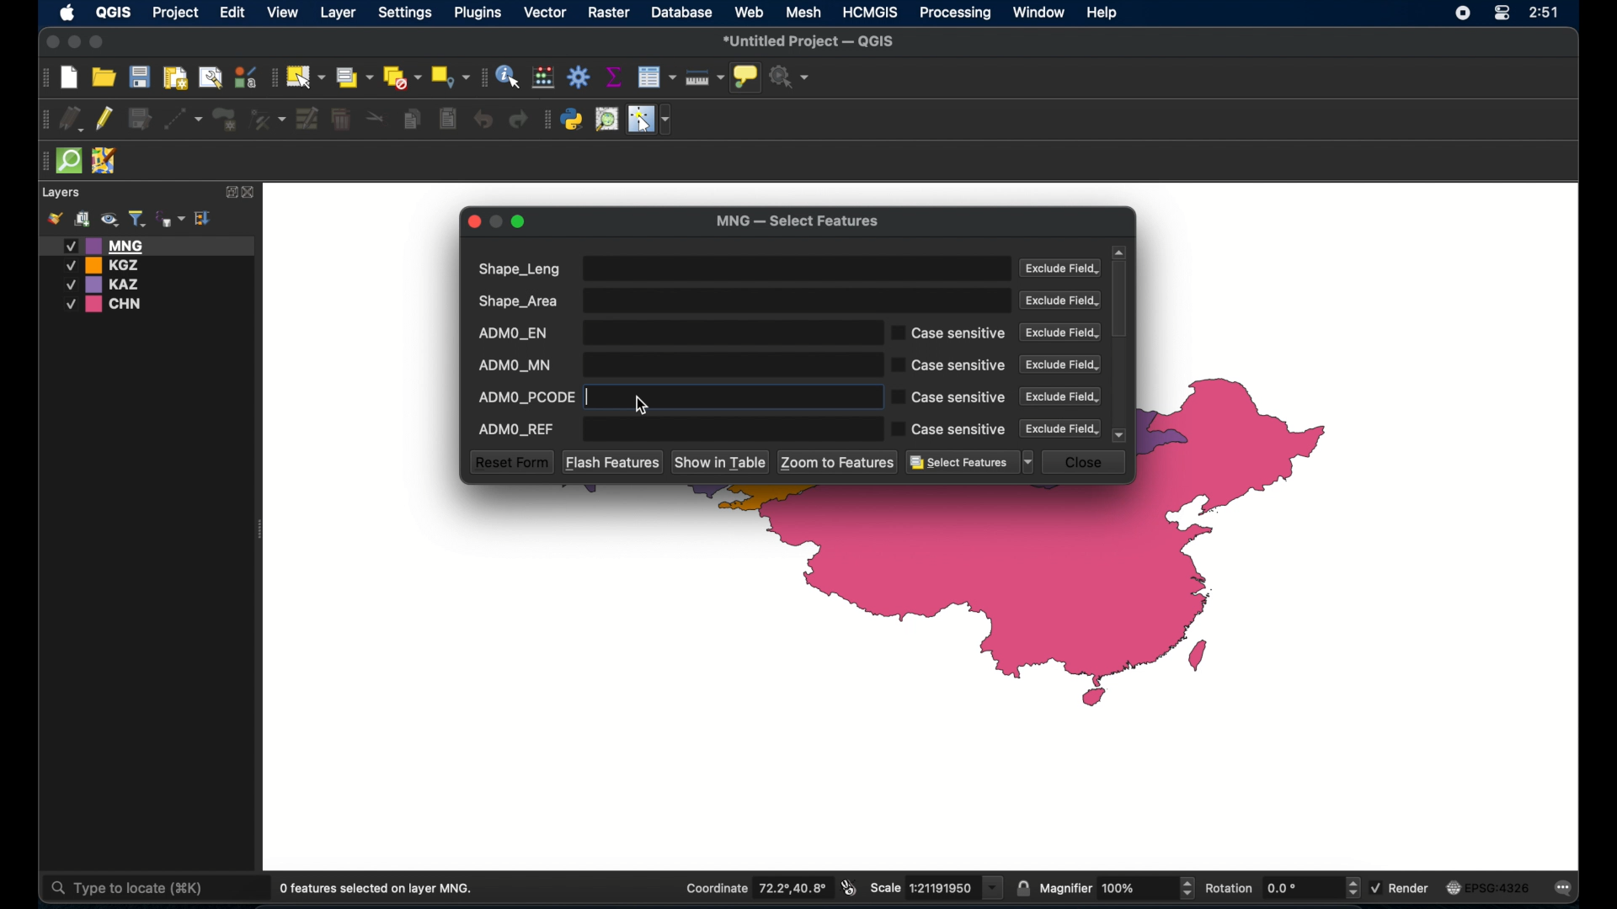 This screenshot has width=1617, height=909. Describe the element at coordinates (547, 13) in the screenshot. I see `vector` at that location.